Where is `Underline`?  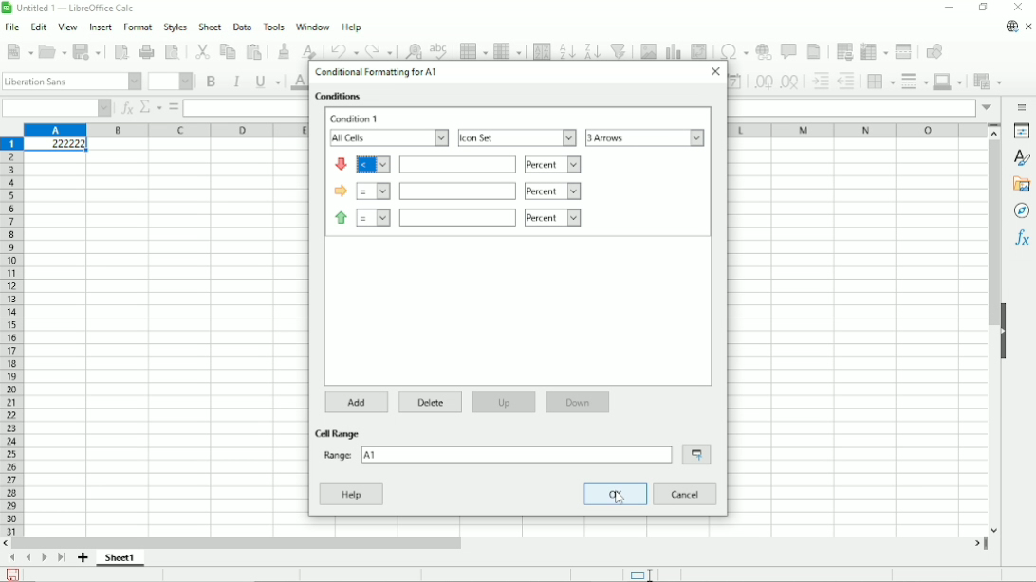
Underline is located at coordinates (268, 82).